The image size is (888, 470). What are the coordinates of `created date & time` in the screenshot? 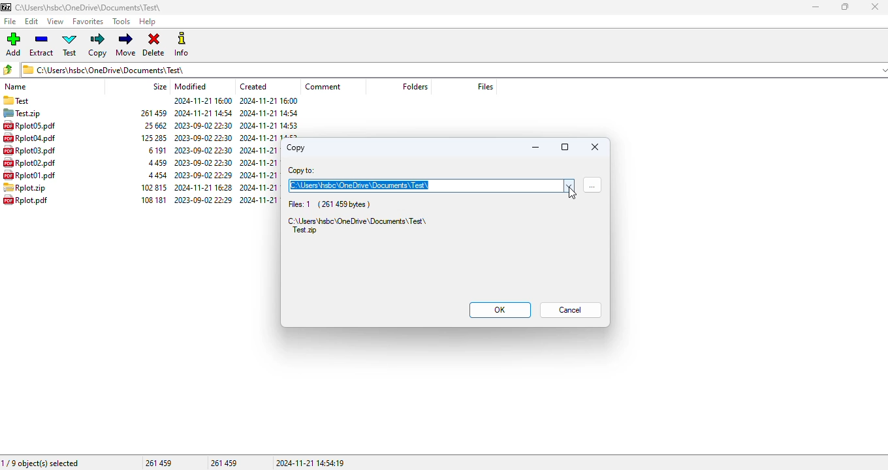 It's located at (270, 137).